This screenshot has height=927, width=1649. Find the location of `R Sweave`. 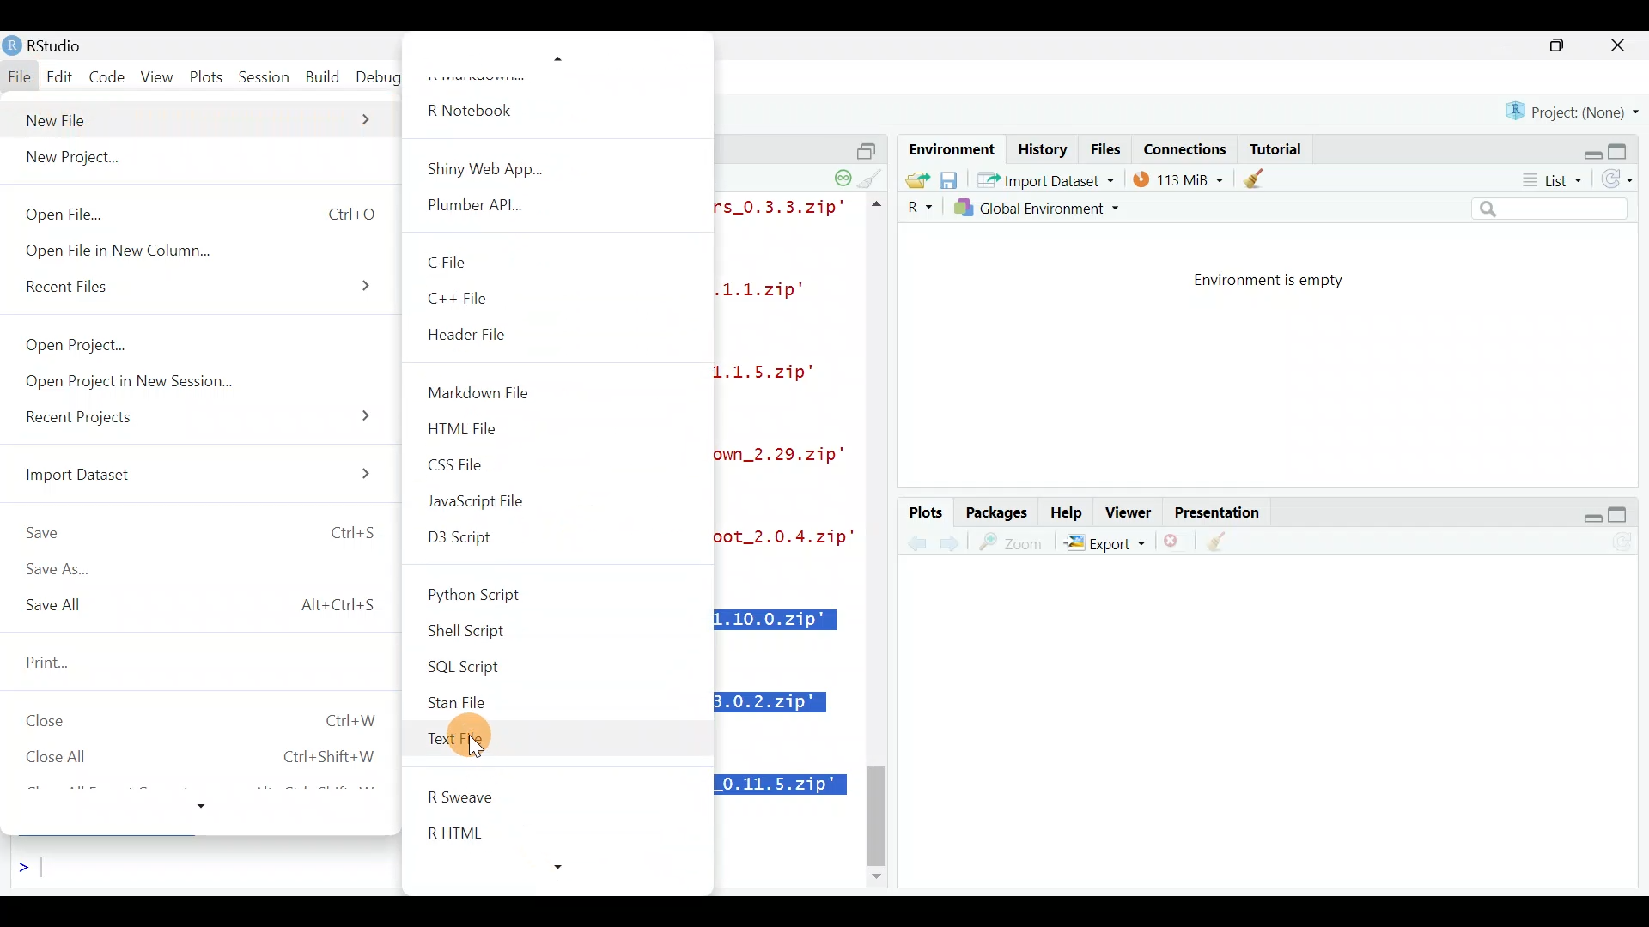

R Sweave is located at coordinates (469, 795).